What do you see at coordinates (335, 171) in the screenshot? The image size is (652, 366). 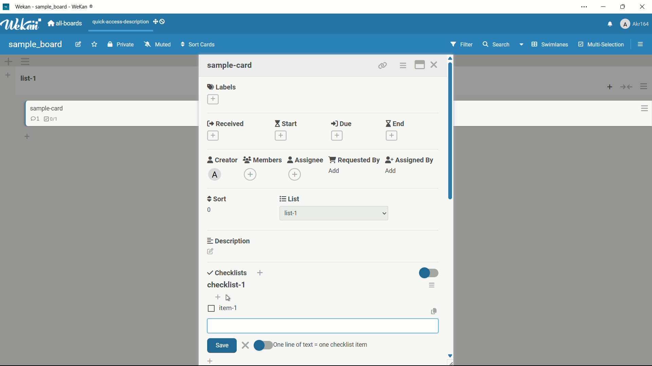 I see `add` at bounding box center [335, 171].